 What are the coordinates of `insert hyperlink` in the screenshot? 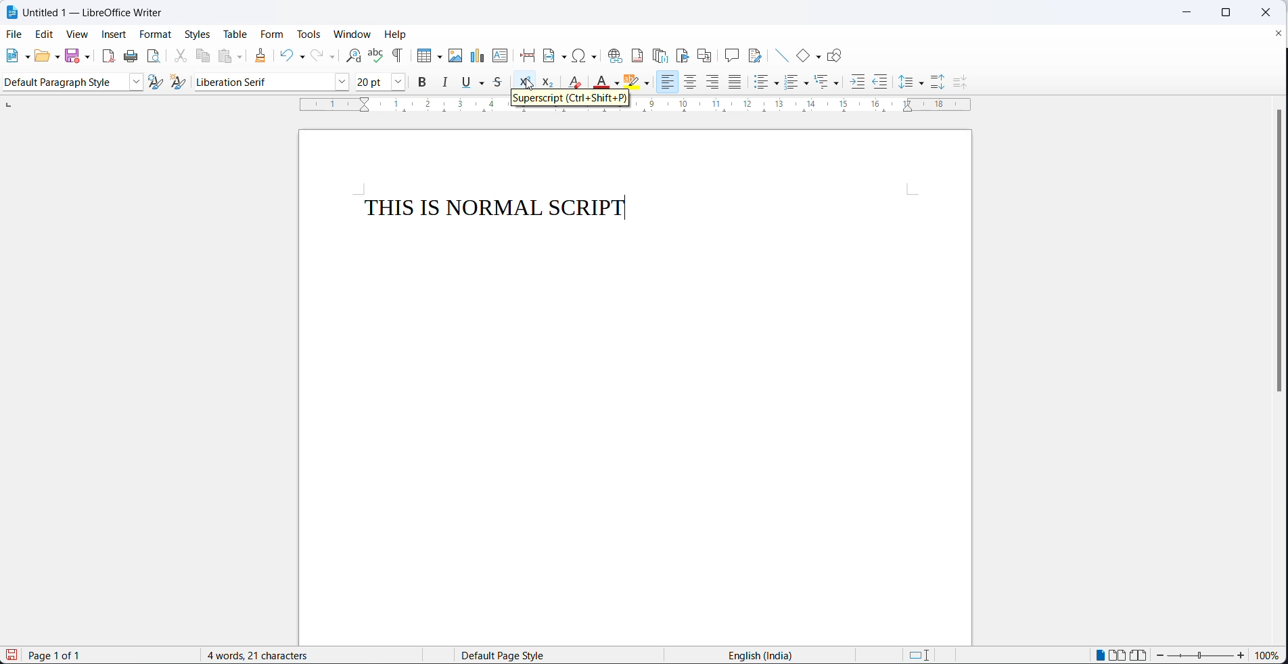 It's located at (614, 54).